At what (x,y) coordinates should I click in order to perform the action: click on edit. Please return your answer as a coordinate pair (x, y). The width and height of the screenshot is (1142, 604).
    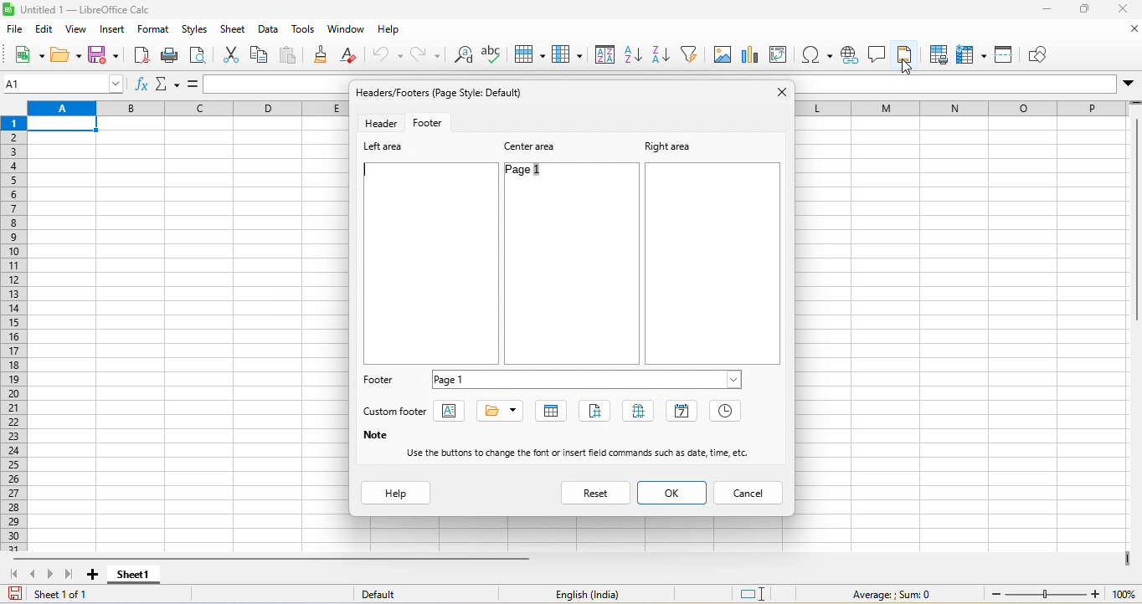
    Looking at the image, I should click on (44, 31).